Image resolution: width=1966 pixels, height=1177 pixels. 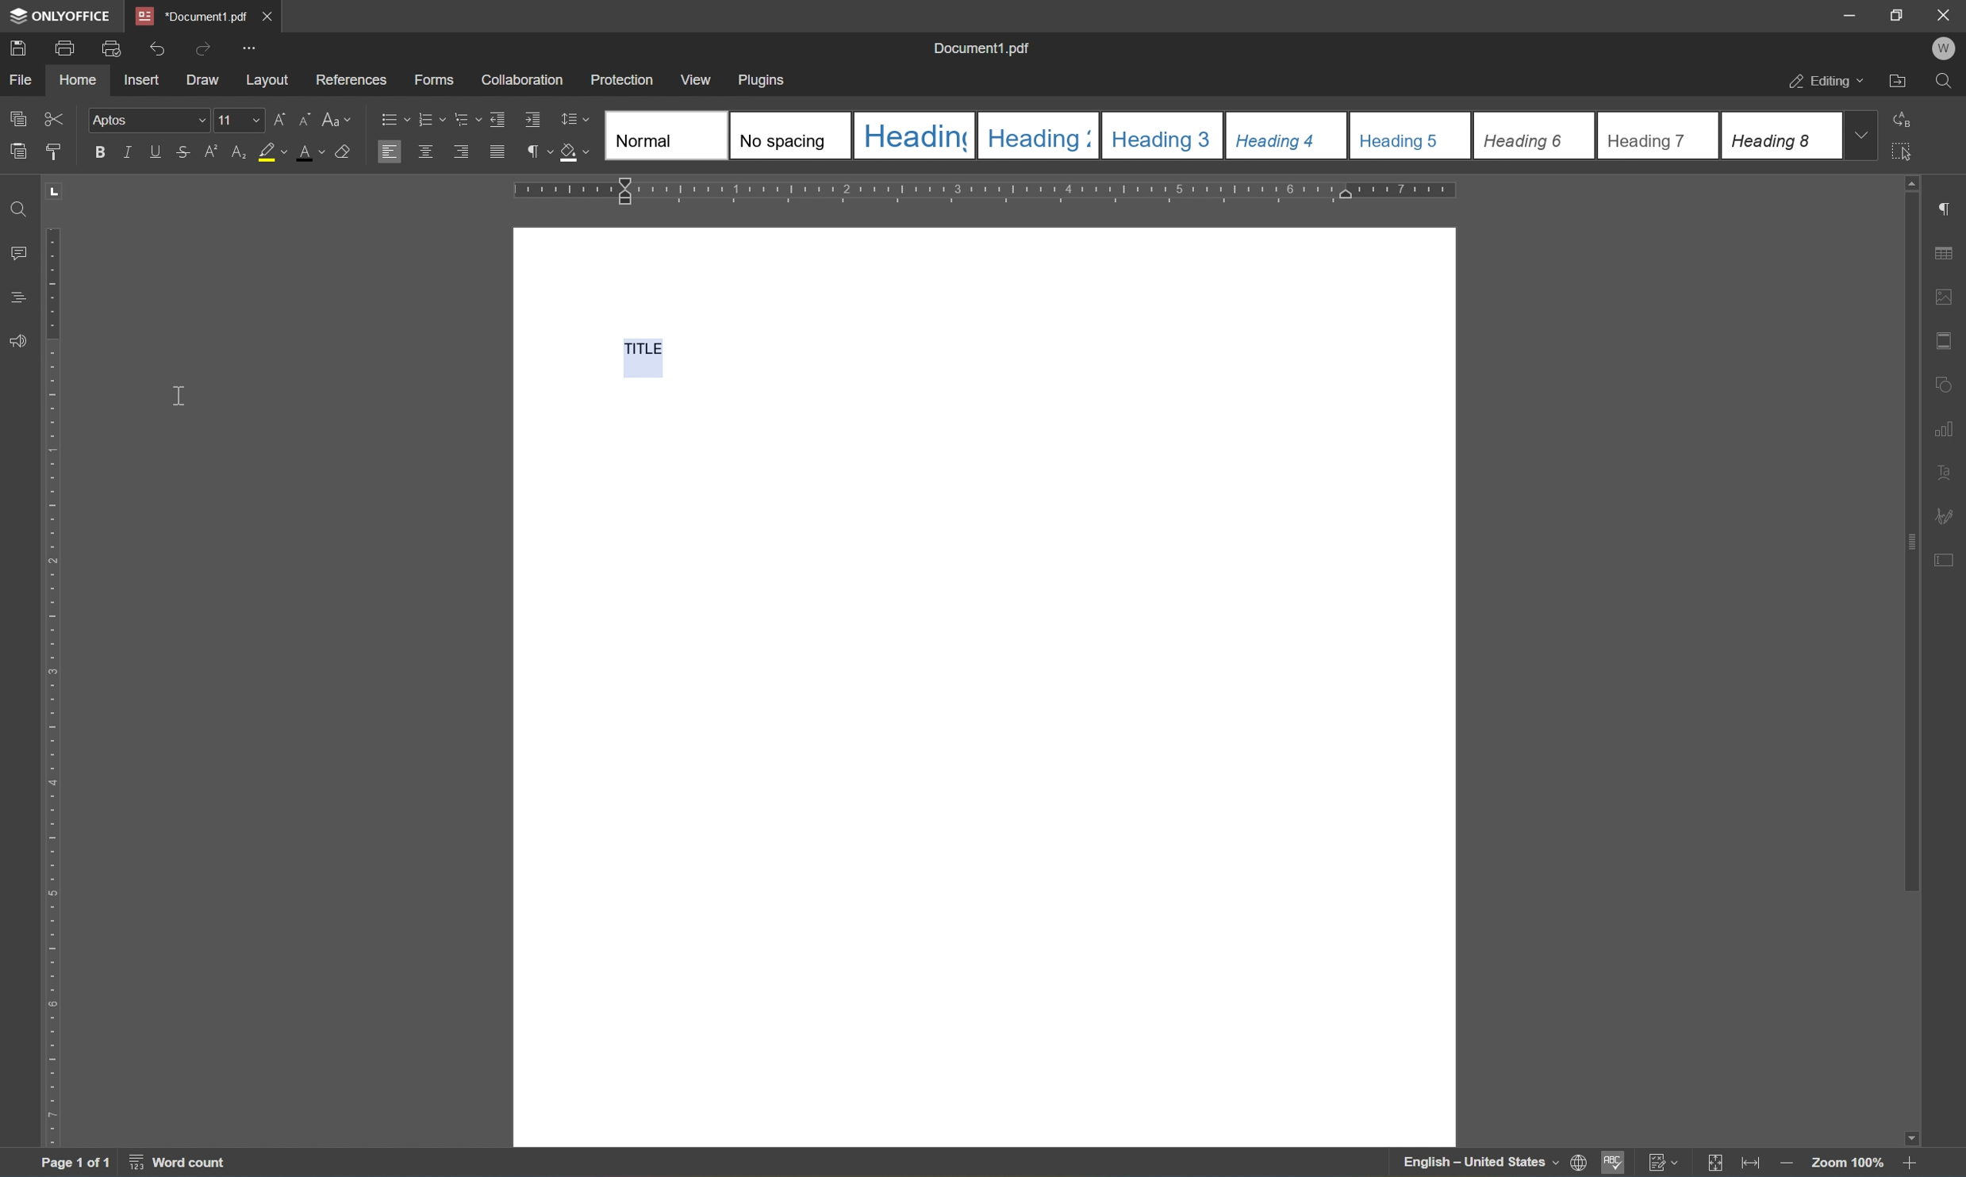 What do you see at coordinates (18, 342) in the screenshot?
I see `feedback & support` at bounding box center [18, 342].